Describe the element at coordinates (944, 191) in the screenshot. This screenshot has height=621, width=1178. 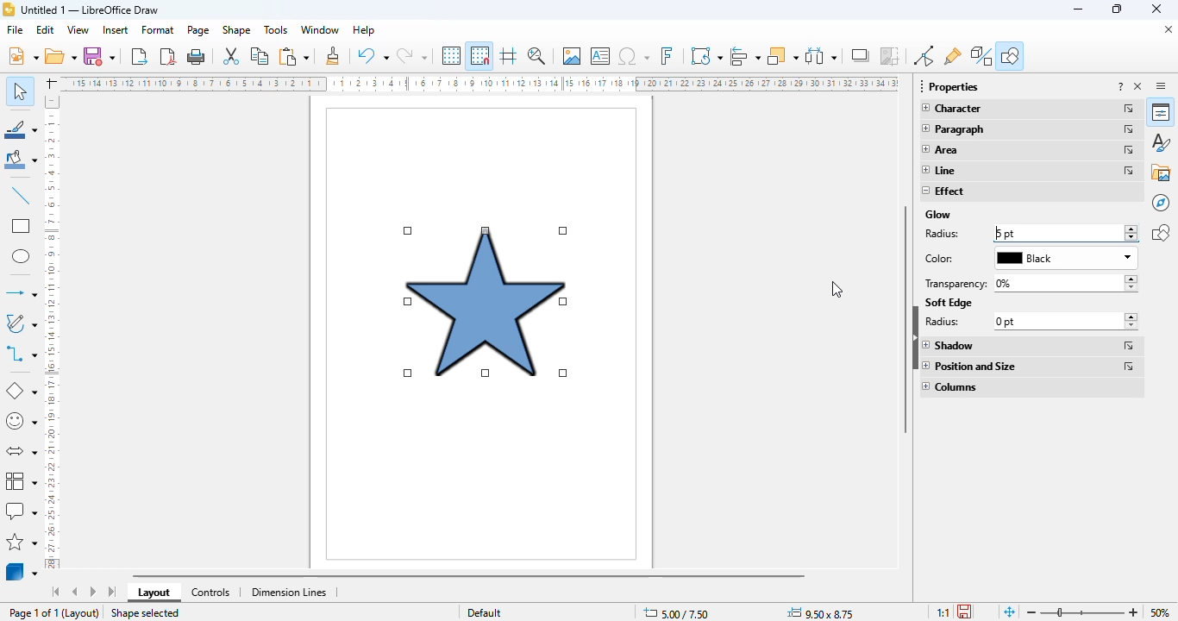
I see `effect` at that location.